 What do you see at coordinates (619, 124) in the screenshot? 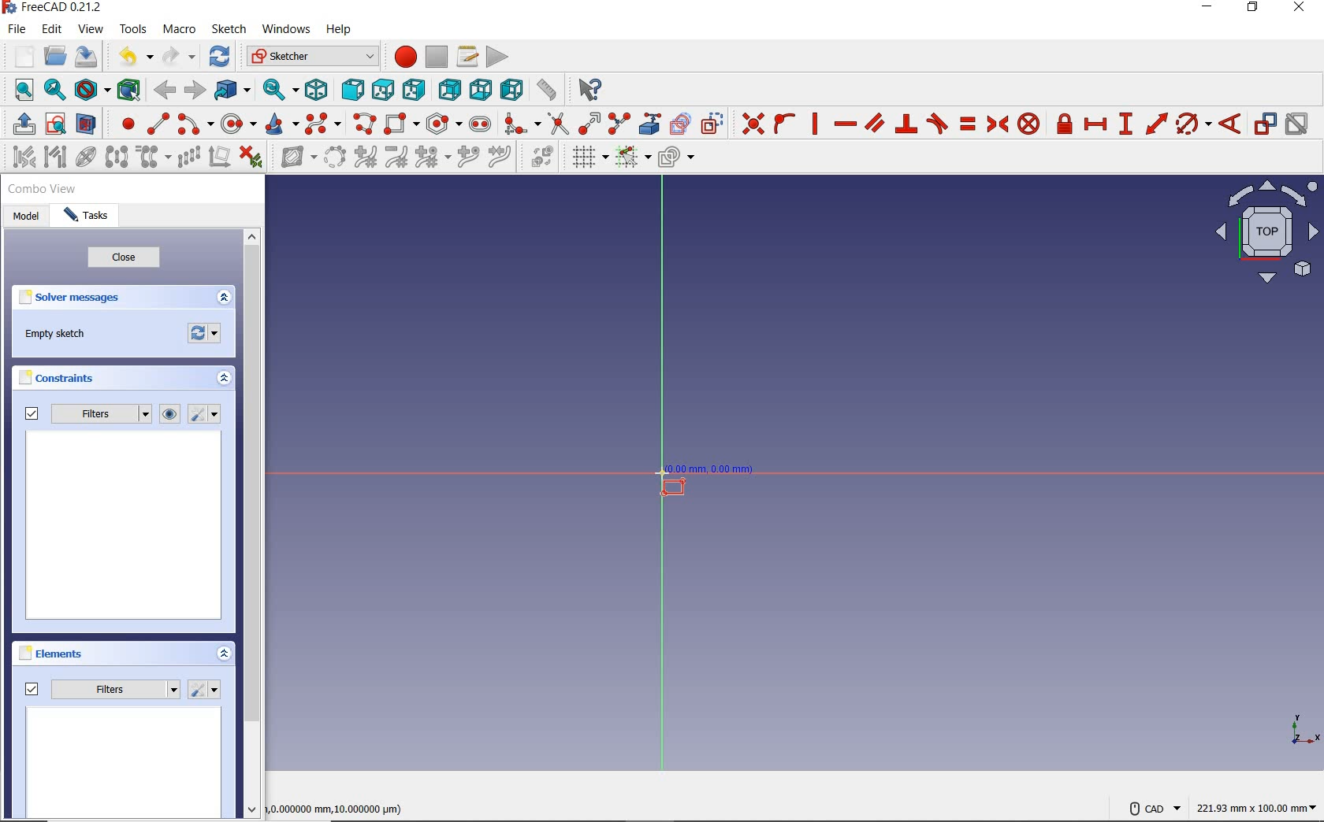
I see `split edge` at bounding box center [619, 124].